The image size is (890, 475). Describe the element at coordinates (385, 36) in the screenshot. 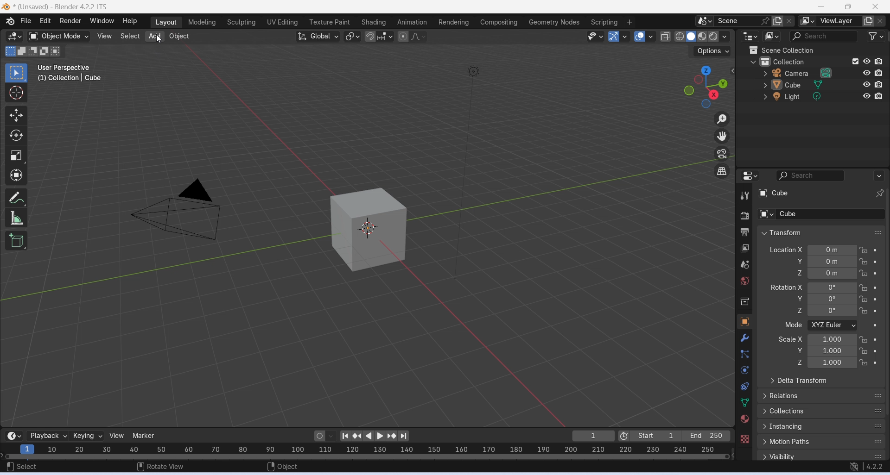

I see `snapping` at that location.